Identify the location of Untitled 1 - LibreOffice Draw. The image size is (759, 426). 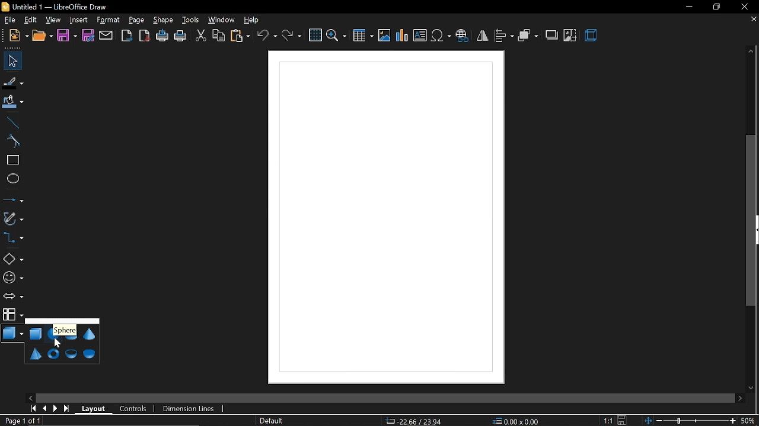
(54, 5).